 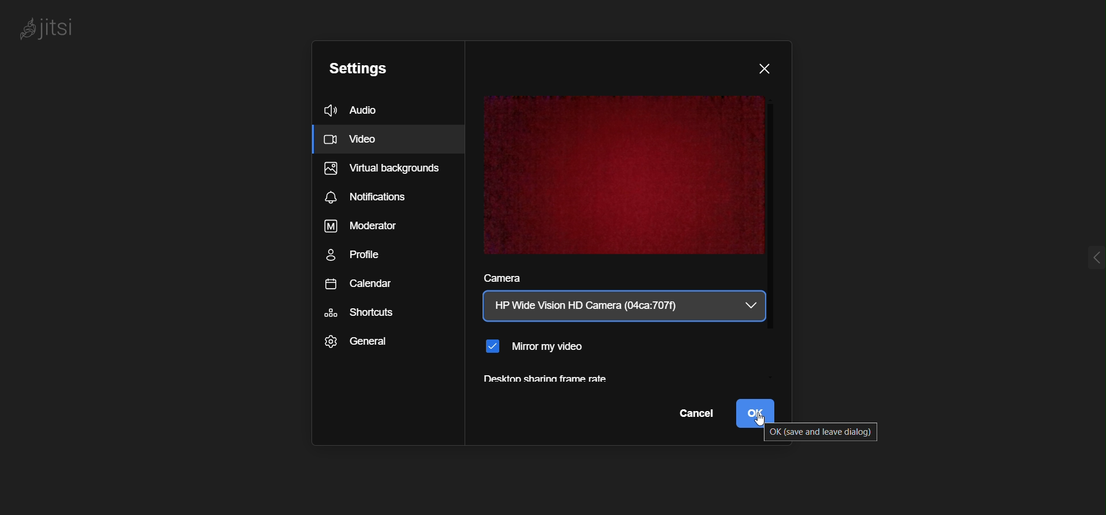 I want to click on virtual background, so click(x=380, y=171).